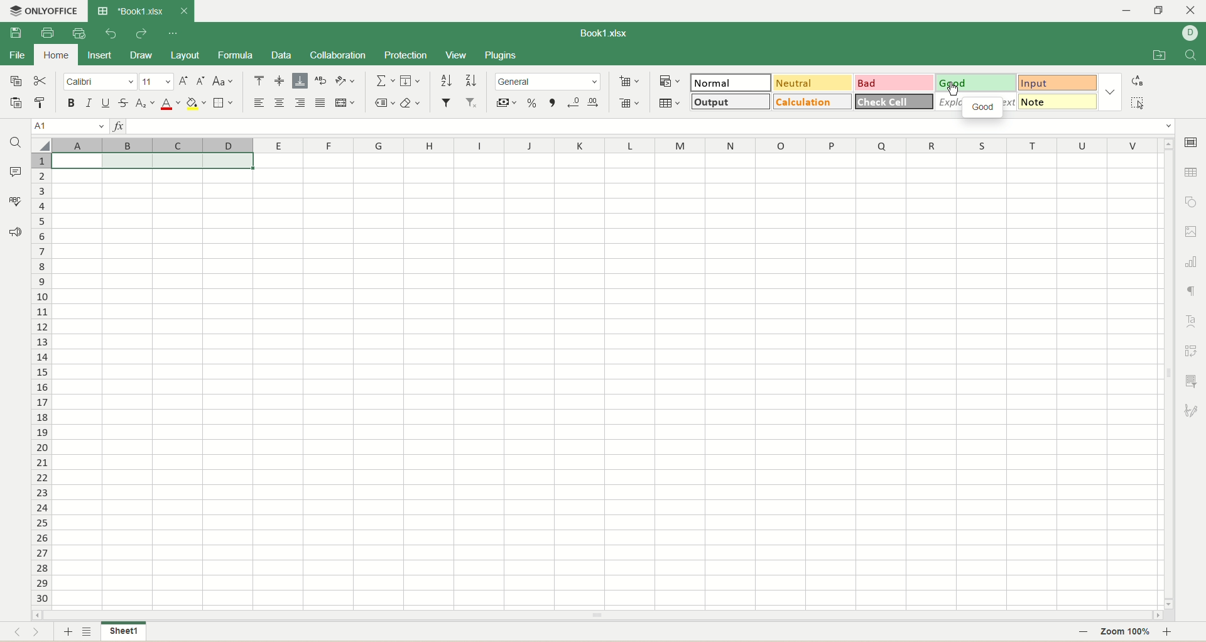  Describe the element at coordinates (125, 102) in the screenshot. I see `strikethrough` at that location.